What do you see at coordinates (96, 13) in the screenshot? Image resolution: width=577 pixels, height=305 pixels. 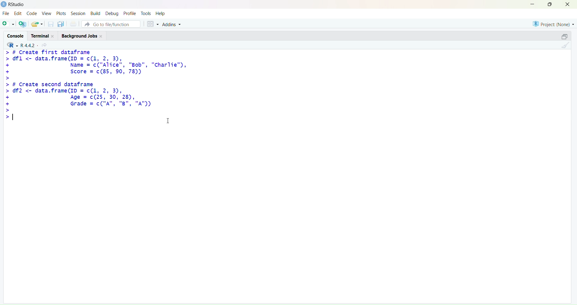 I see `Build` at bounding box center [96, 13].